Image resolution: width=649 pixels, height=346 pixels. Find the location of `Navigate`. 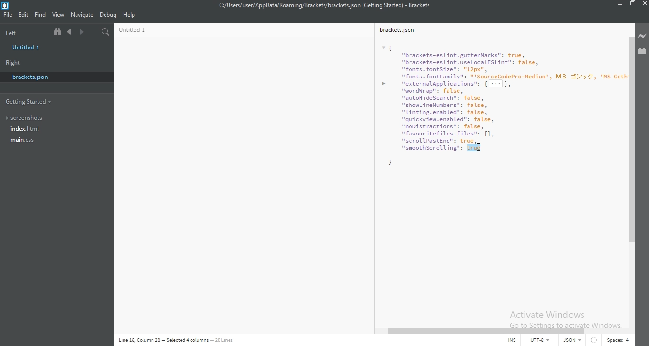

Navigate is located at coordinates (83, 14).